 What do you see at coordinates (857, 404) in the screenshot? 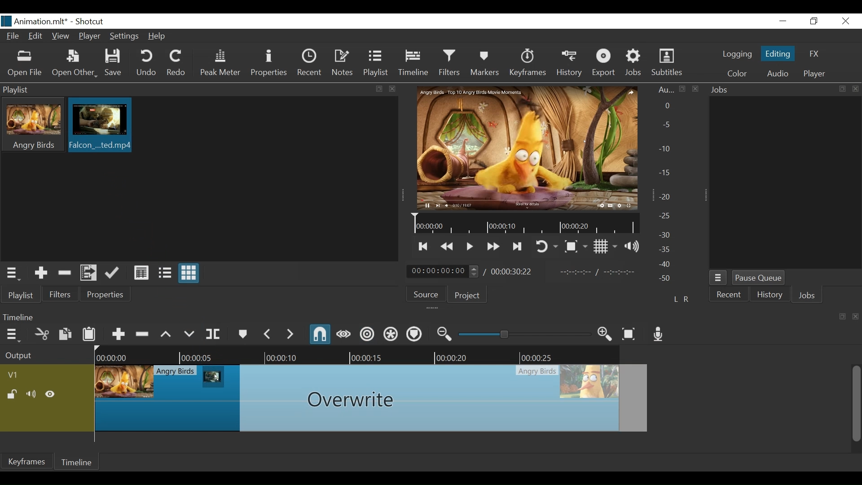
I see `Vertical Scroll bar` at bounding box center [857, 404].